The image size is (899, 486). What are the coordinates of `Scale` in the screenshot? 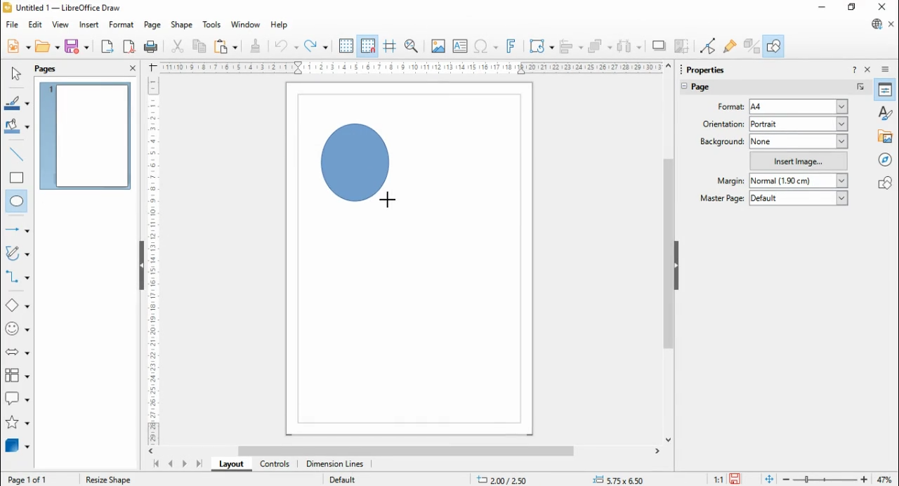 It's located at (411, 67).